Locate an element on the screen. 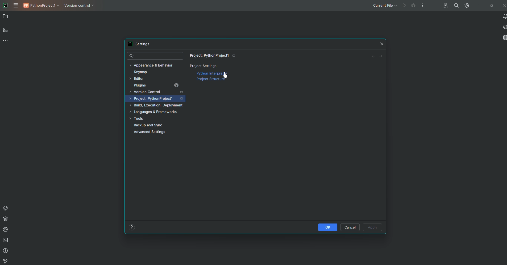 The image size is (507, 265). Cancel is located at coordinates (350, 227).